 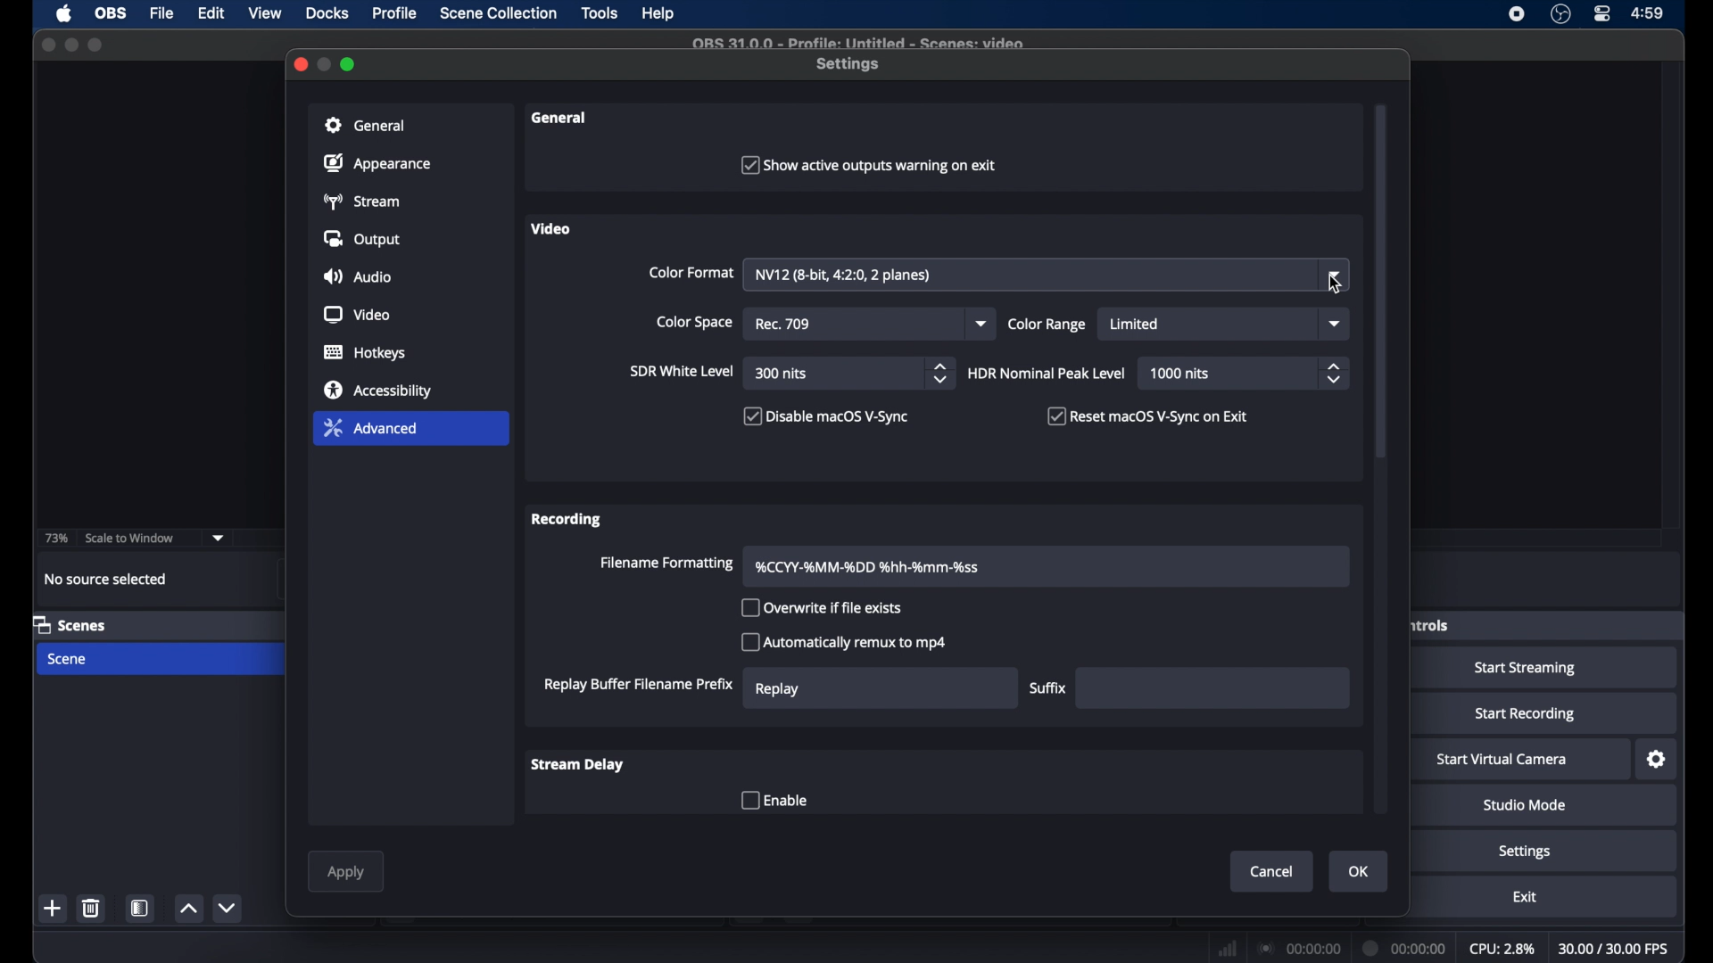 What do you see at coordinates (1335, 324) in the screenshot?
I see `dropdown` at bounding box center [1335, 324].